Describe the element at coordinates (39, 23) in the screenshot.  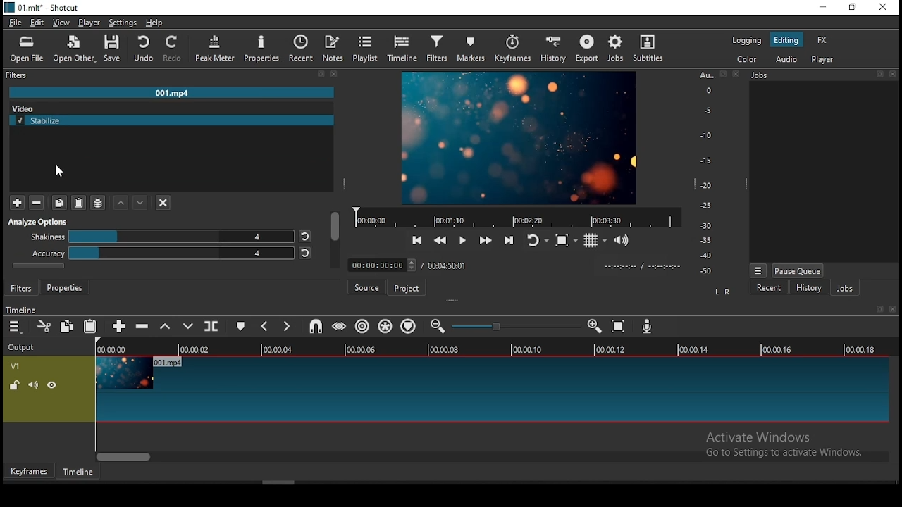
I see `edit` at that location.